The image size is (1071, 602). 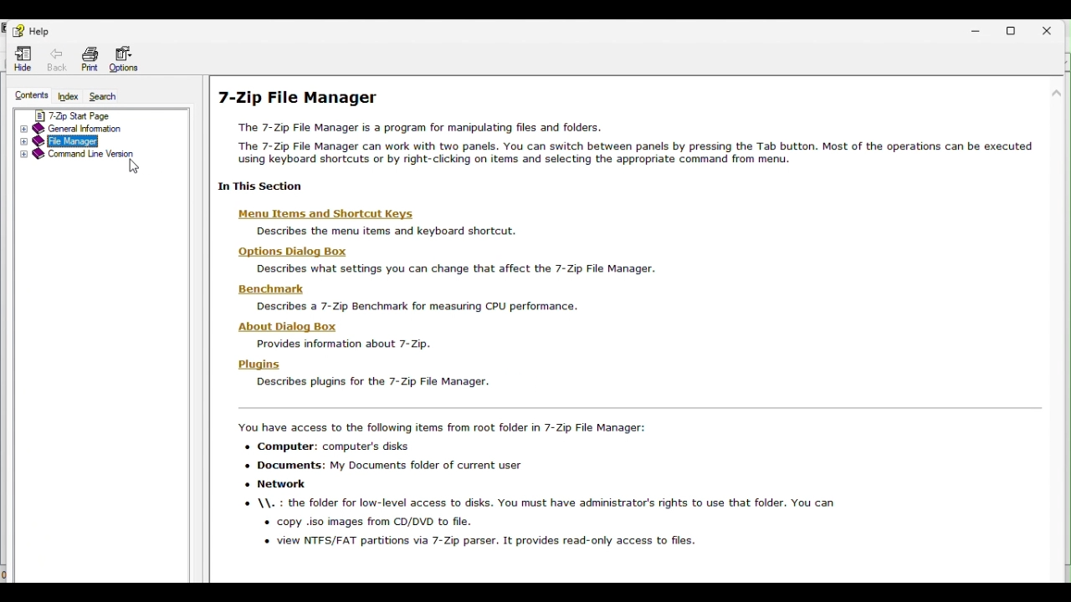 What do you see at coordinates (310, 327) in the screenshot?
I see `‘About Dialog Box` at bounding box center [310, 327].